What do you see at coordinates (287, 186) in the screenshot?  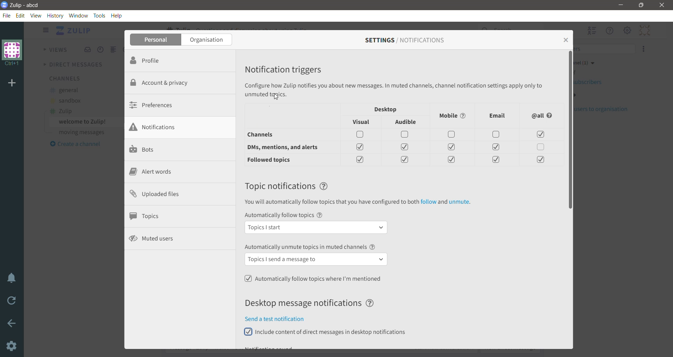 I see `Topic Notifications` at bounding box center [287, 186].